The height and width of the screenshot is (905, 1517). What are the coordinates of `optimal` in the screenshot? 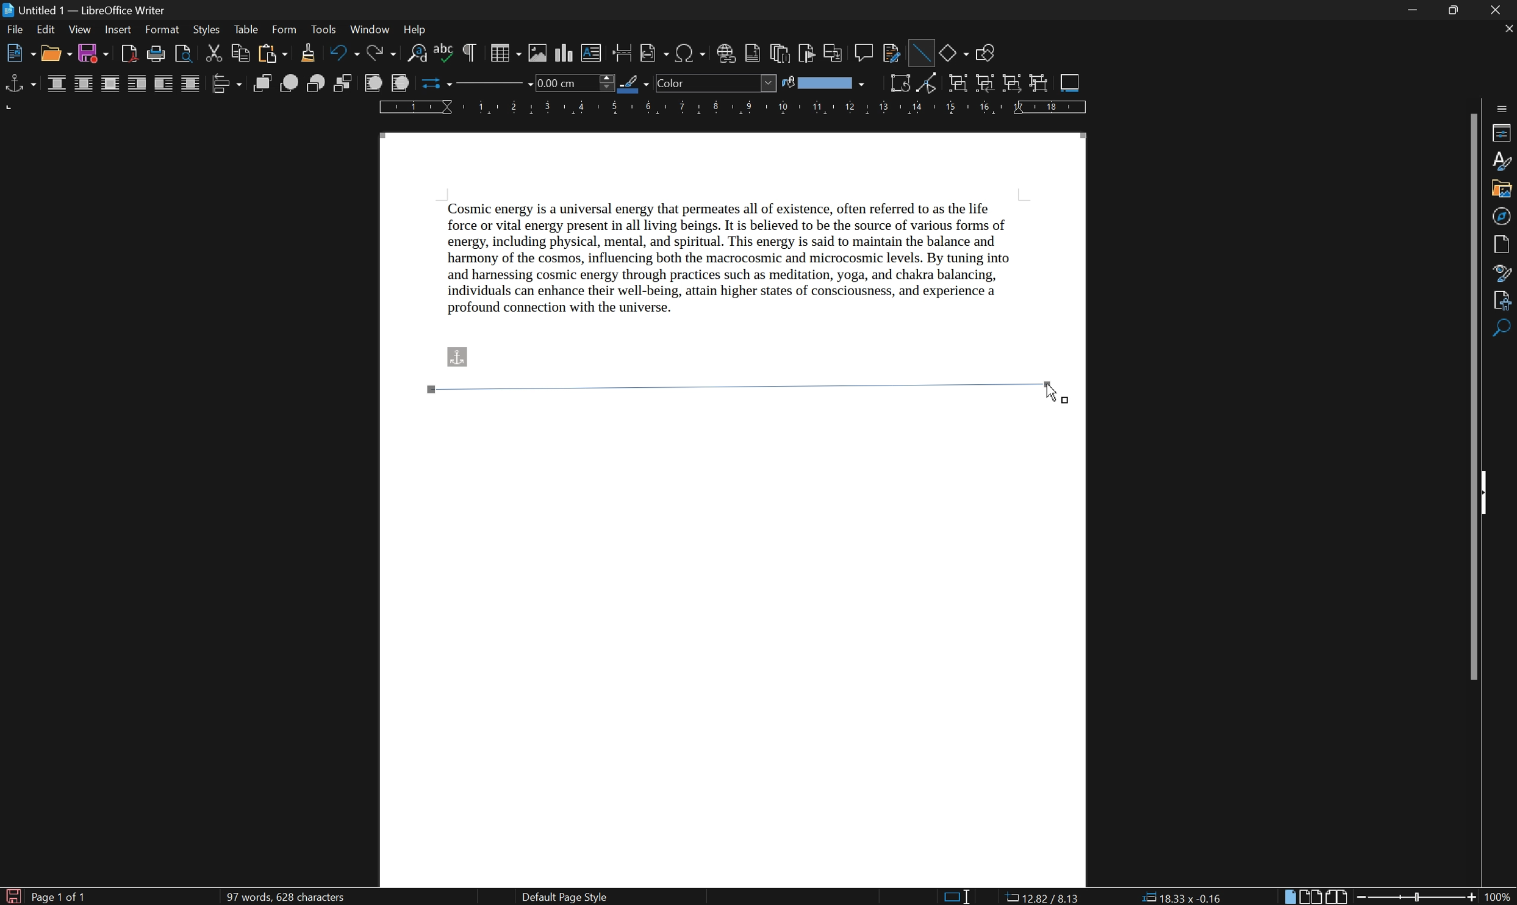 It's located at (109, 85).